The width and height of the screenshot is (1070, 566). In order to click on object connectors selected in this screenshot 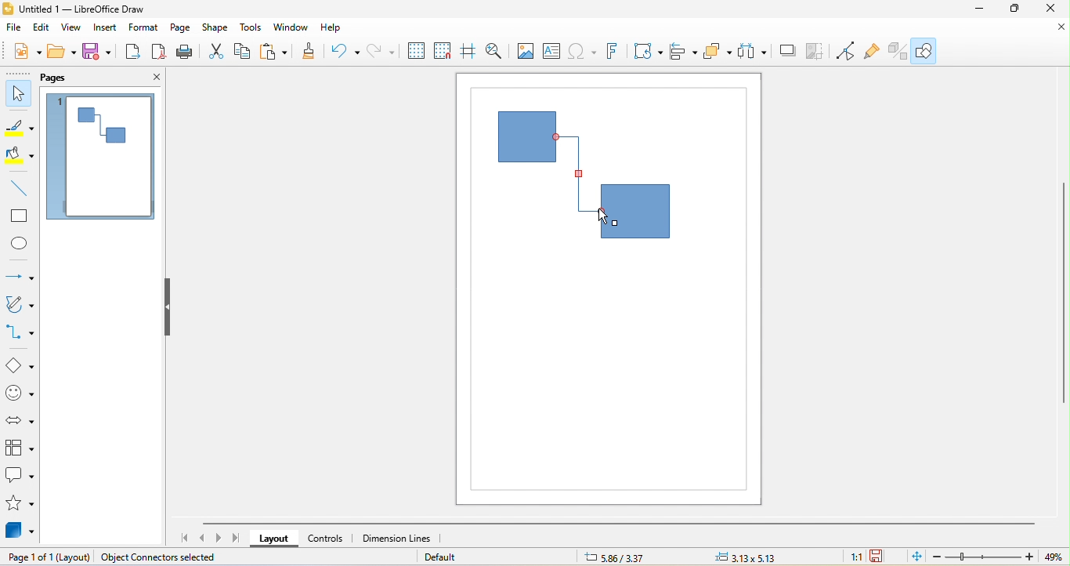, I will do `click(169, 558)`.